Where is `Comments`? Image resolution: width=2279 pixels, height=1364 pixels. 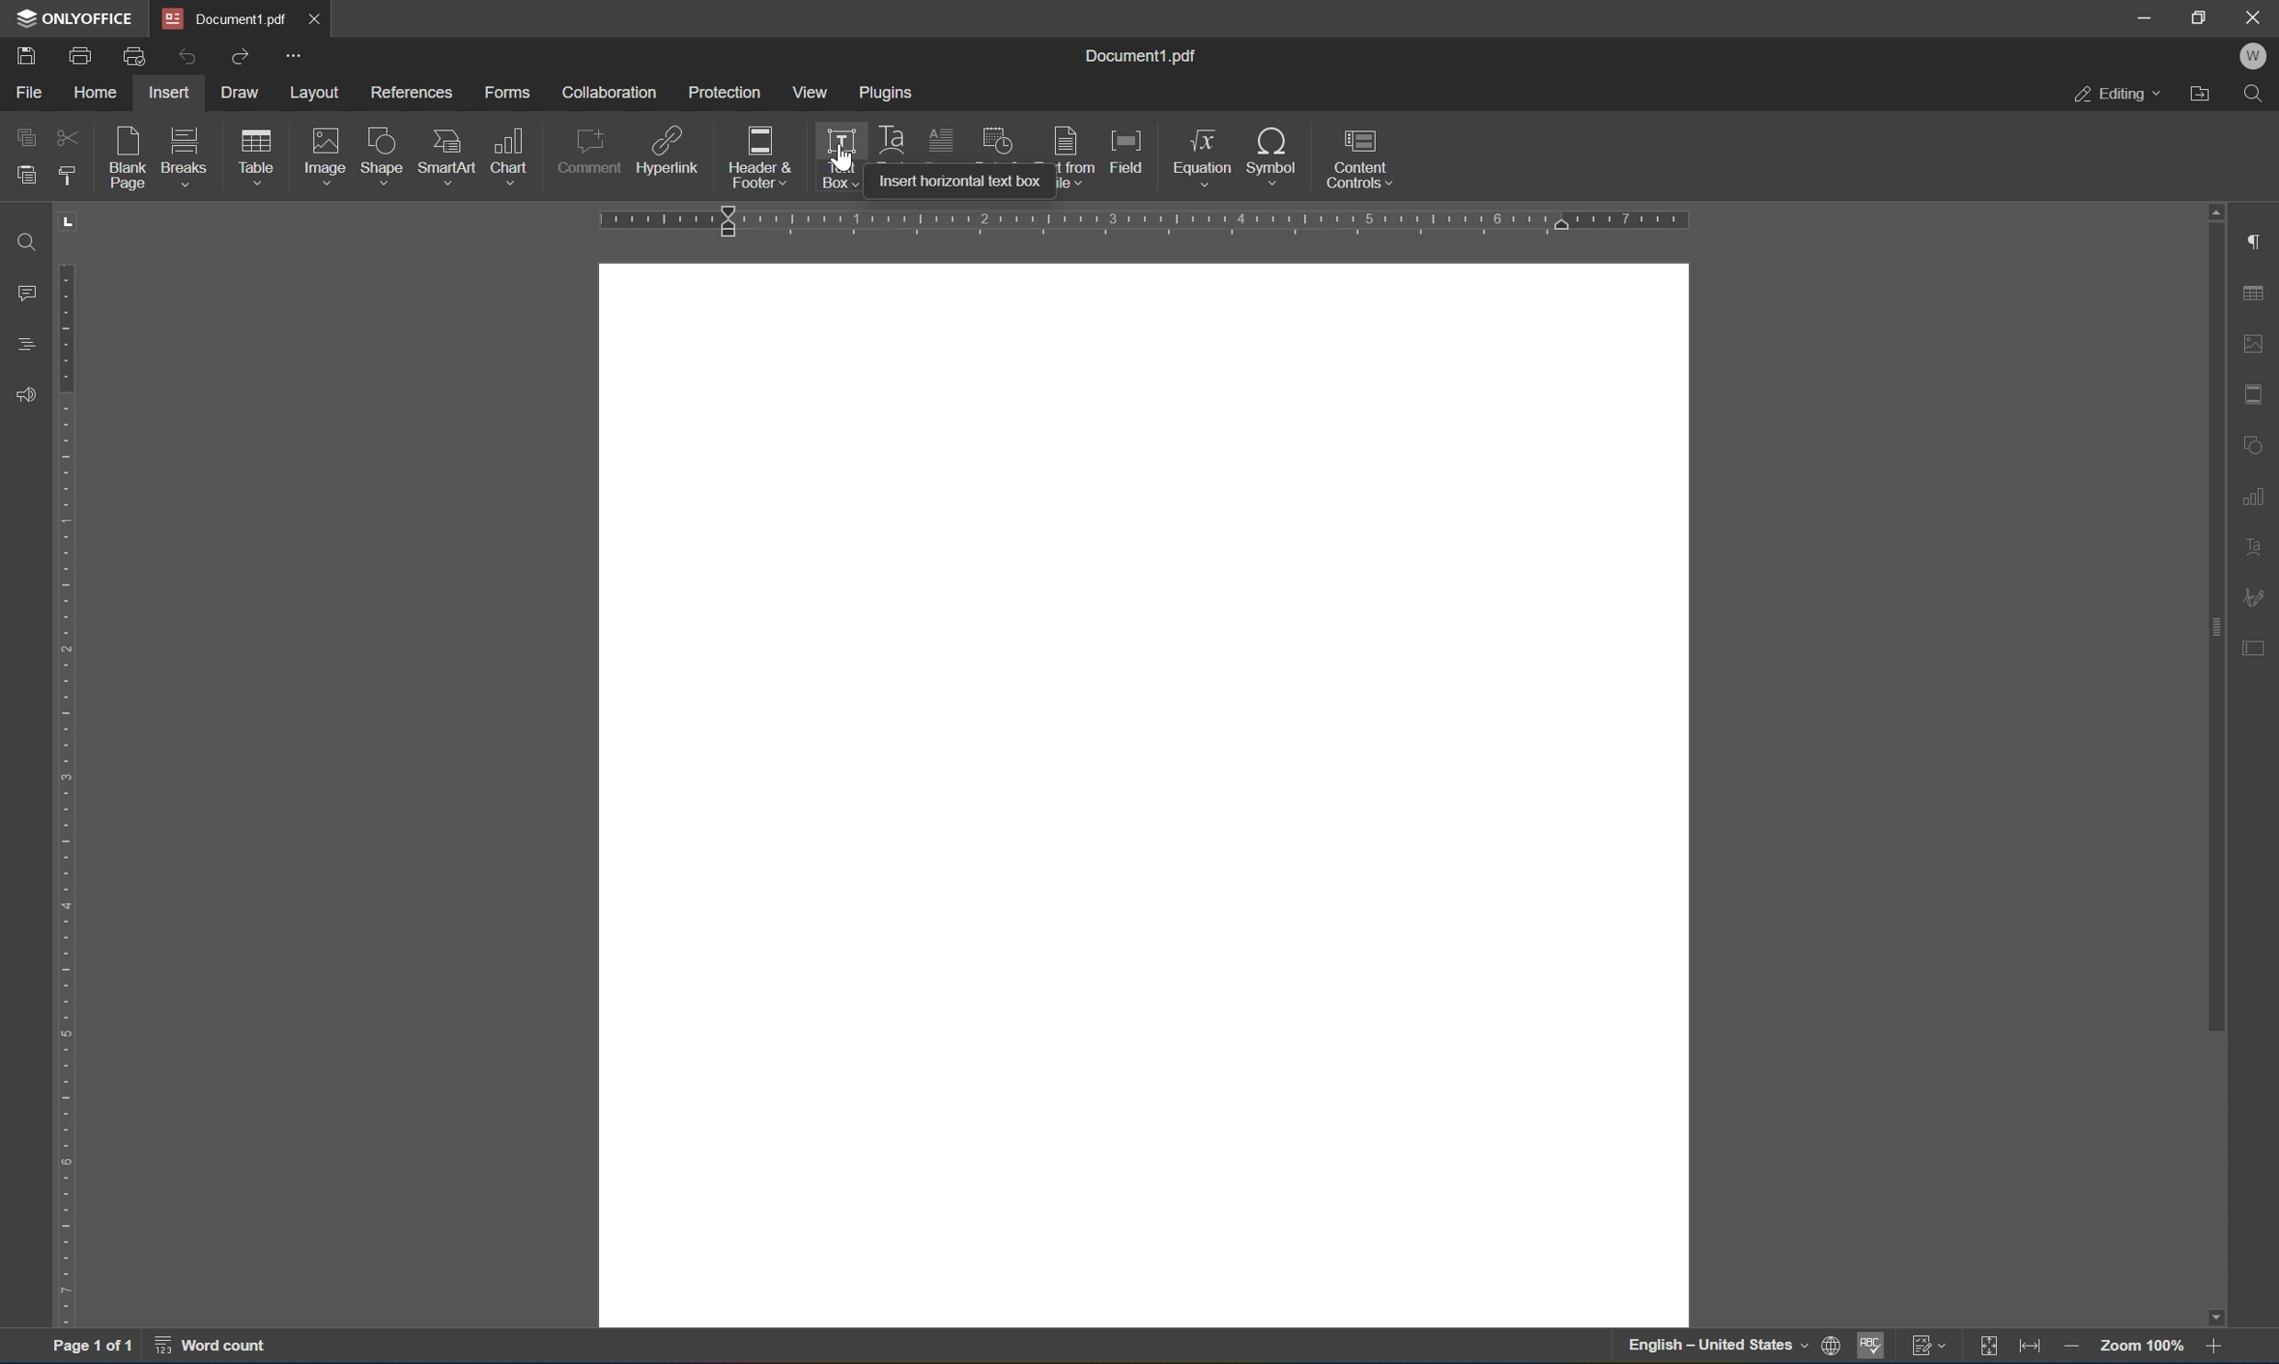 Comments is located at coordinates (30, 293).